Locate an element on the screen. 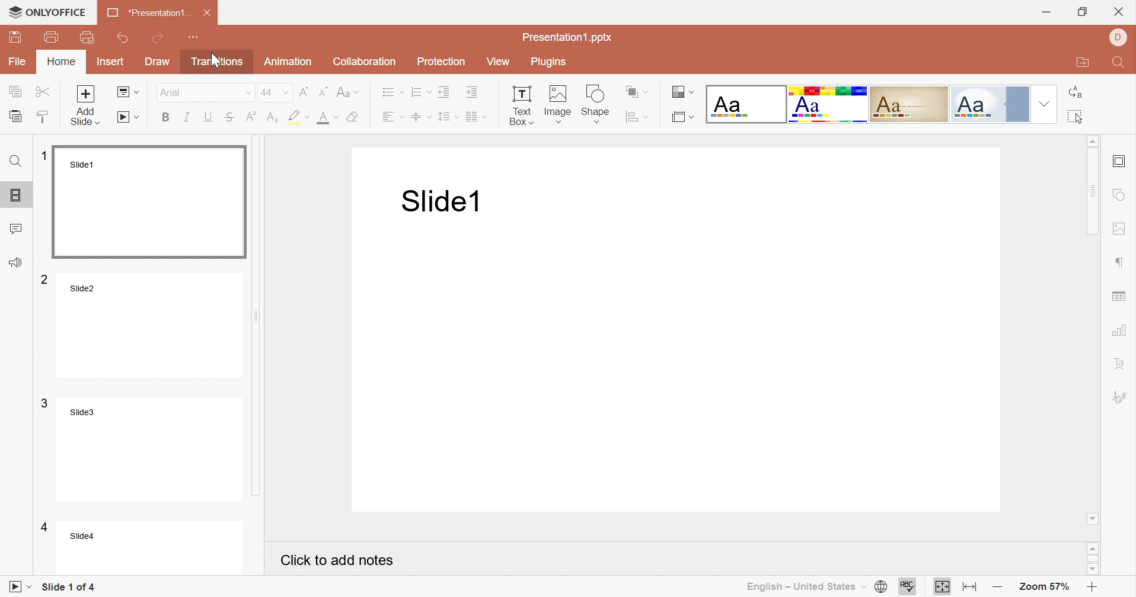  Feedback & Support is located at coordinates (15, 262).